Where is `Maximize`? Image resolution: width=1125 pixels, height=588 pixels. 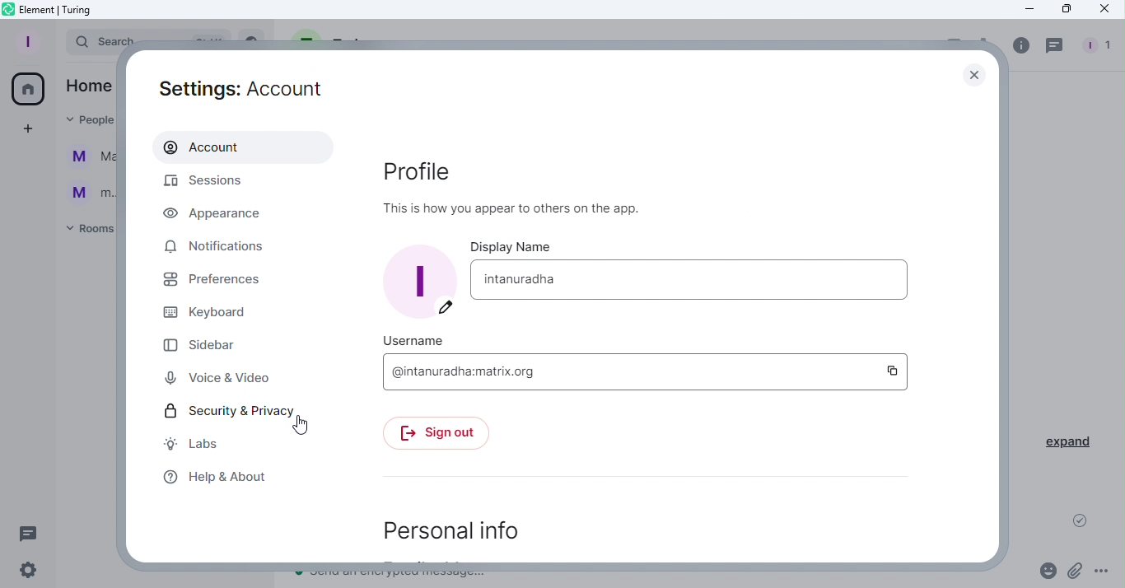 Maximize is located at coordinates (1064, 9).